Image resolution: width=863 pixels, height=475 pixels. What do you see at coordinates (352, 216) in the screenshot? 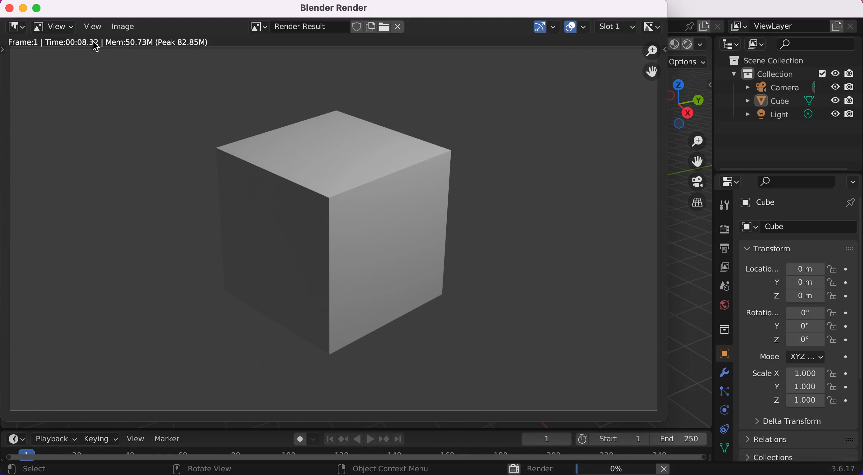
I see `rendered image` at bounding box center [352, 216].